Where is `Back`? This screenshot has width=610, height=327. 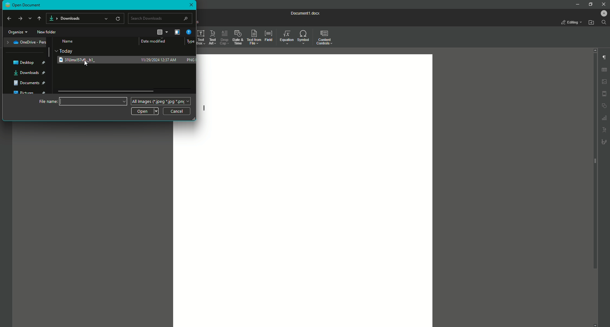
Back is located at coordinates (9, 18).